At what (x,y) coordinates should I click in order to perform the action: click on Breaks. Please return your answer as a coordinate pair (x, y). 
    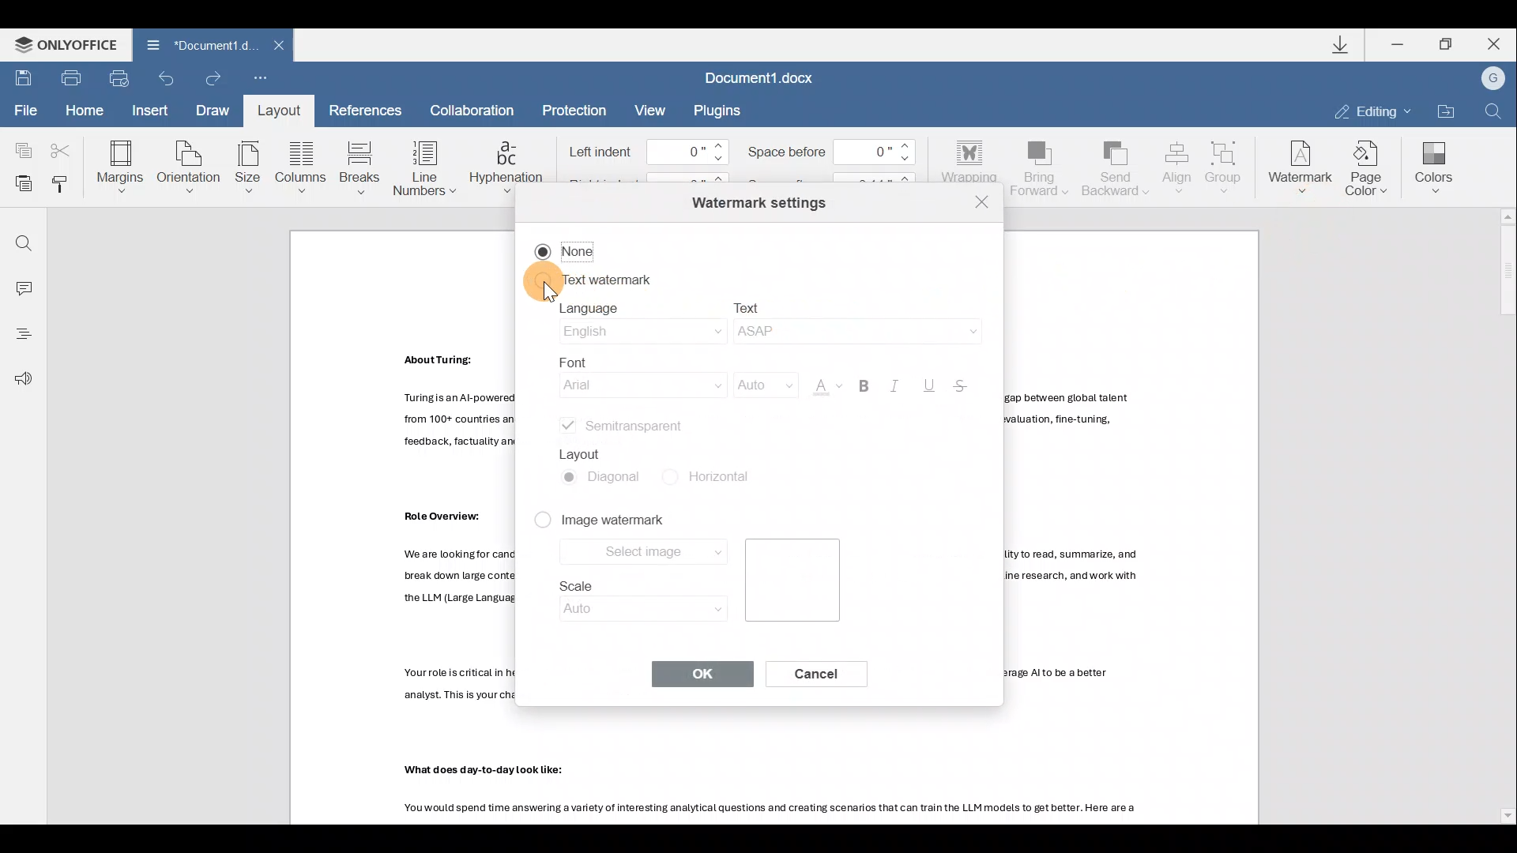
    Looking at the image, I should click on (360, 163).